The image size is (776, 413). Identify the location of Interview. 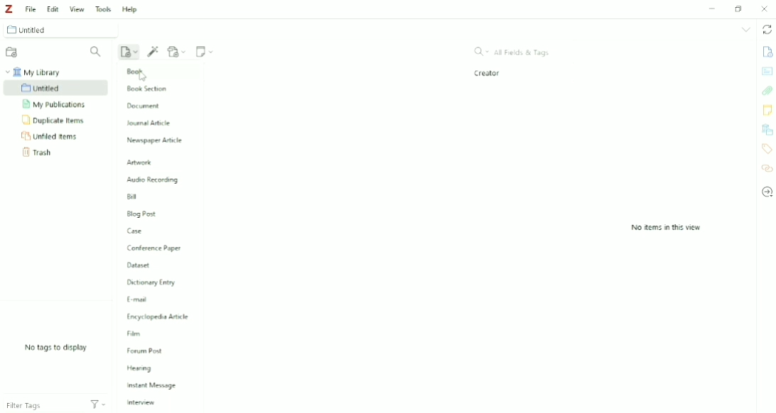
(146, 403).